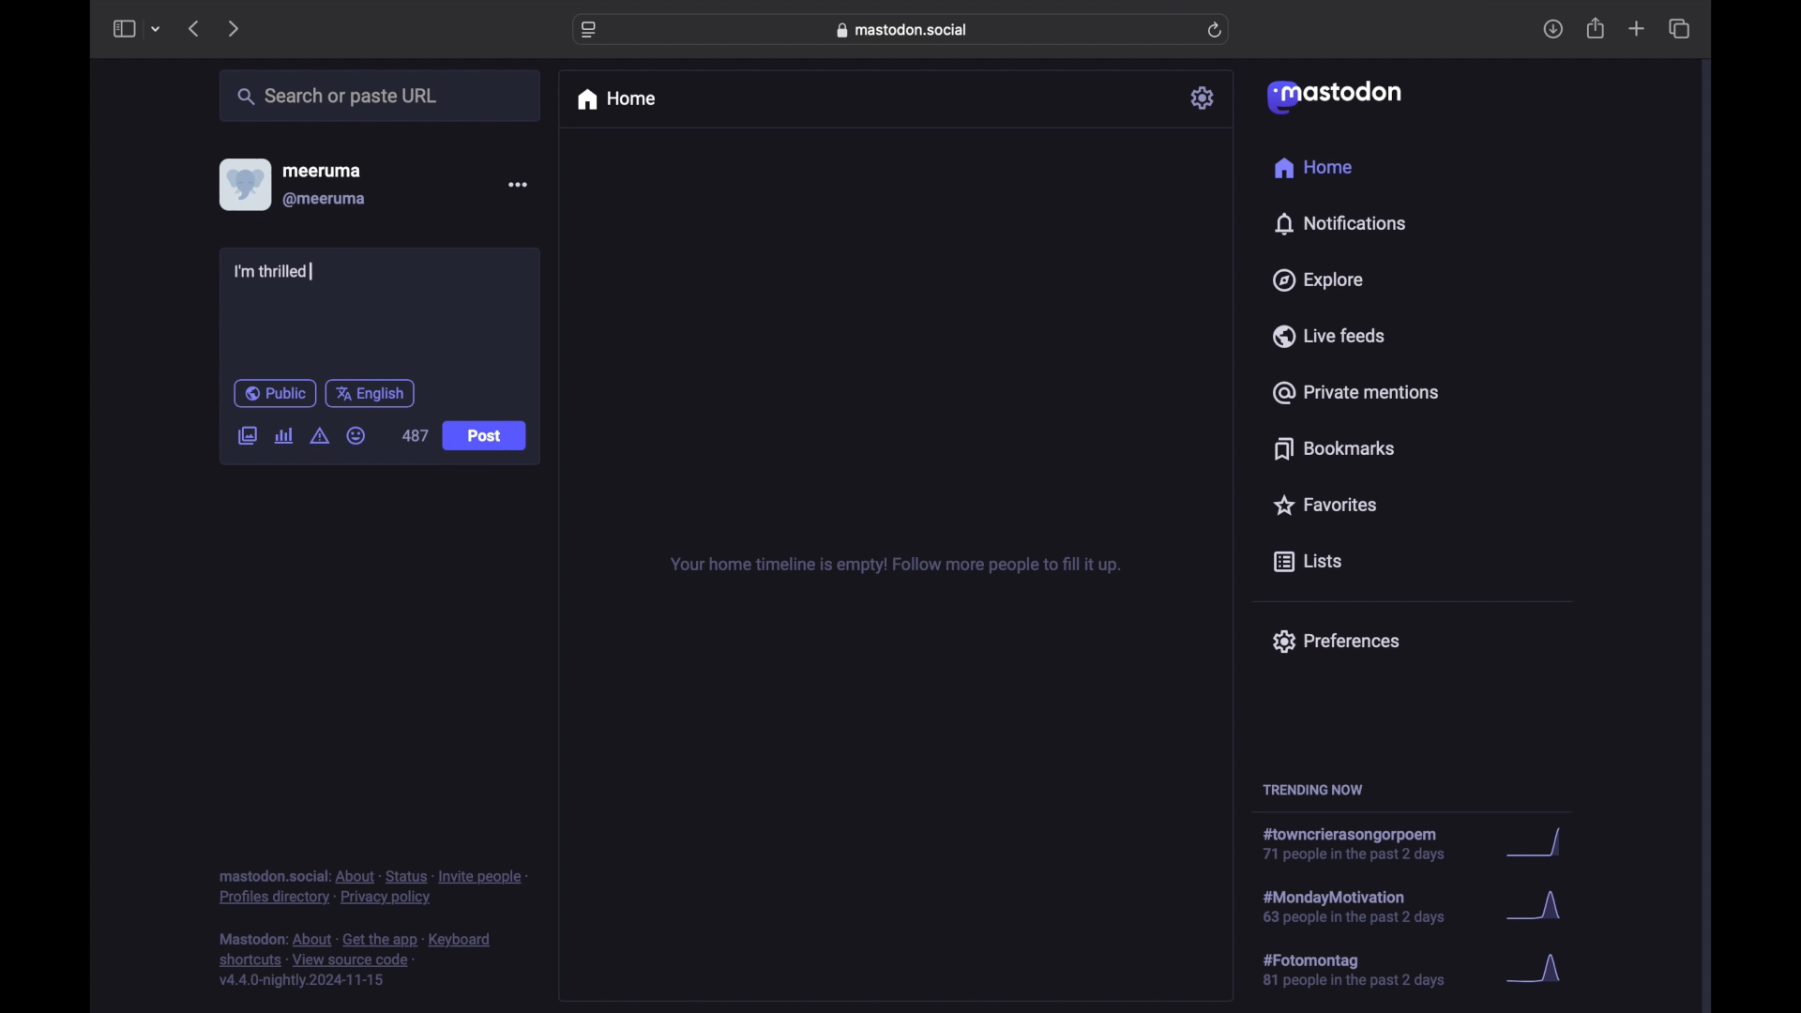  What do you see at coordinates (517, 184) in the screenshot?
I see `more options` at bounding box center [517, 184].